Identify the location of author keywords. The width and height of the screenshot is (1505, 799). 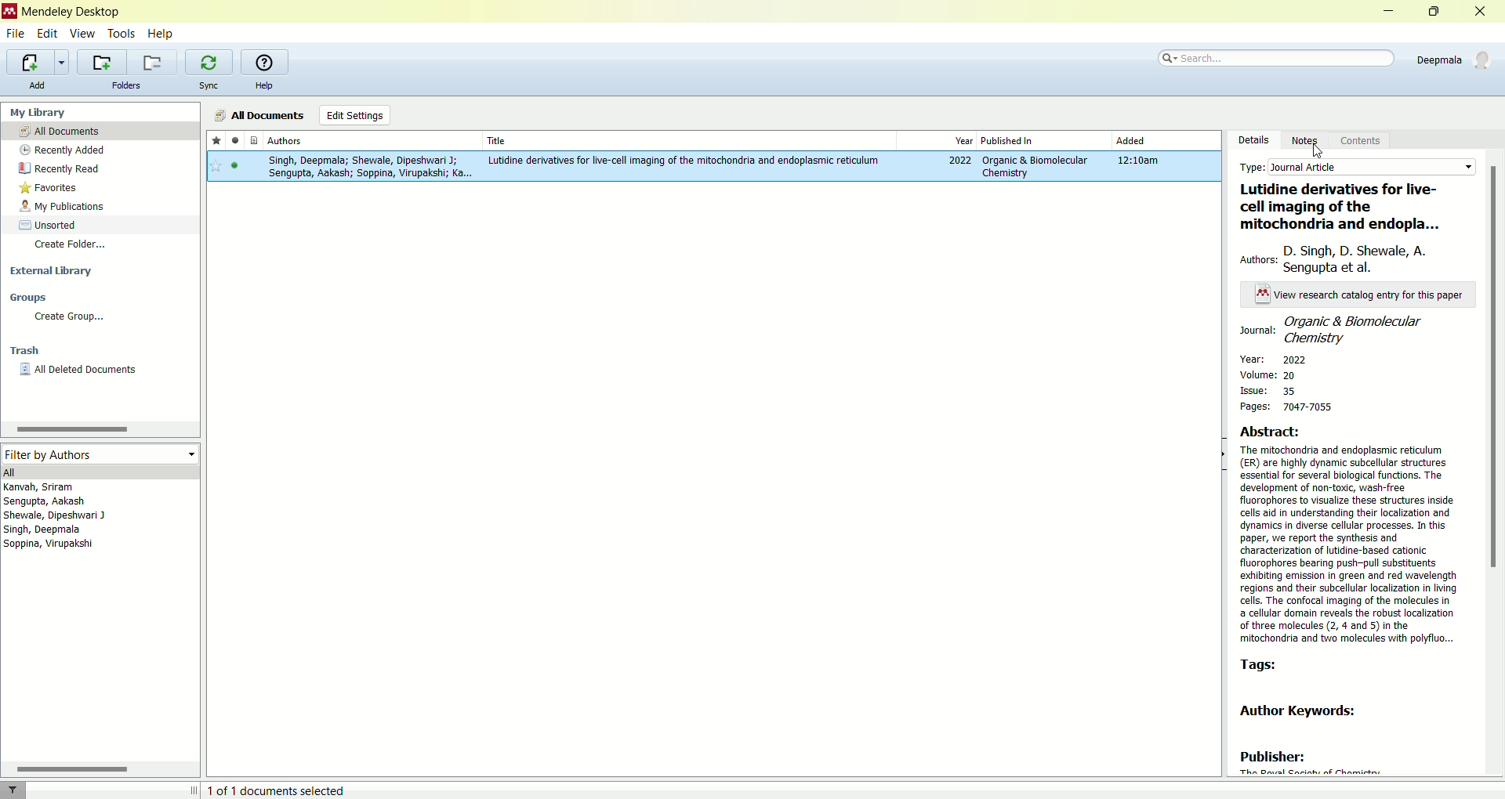
(1315, 710).